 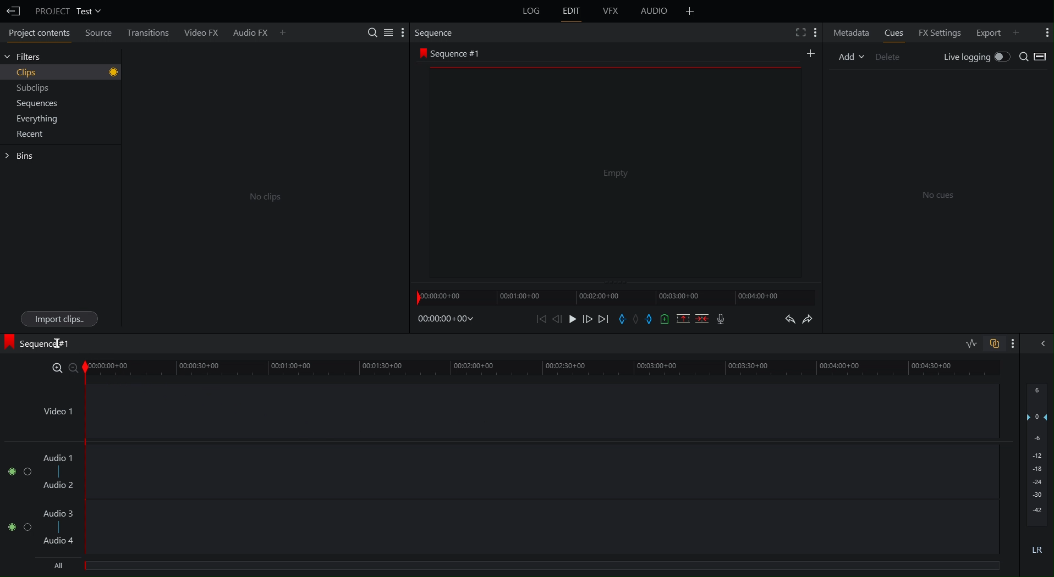 I want to click on Skip Forward, so click(x=605, y=318).